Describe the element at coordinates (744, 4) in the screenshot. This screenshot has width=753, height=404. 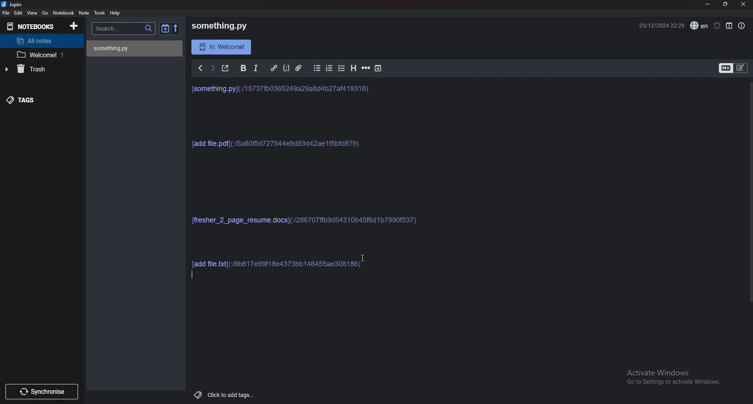
I see `close` at that location.